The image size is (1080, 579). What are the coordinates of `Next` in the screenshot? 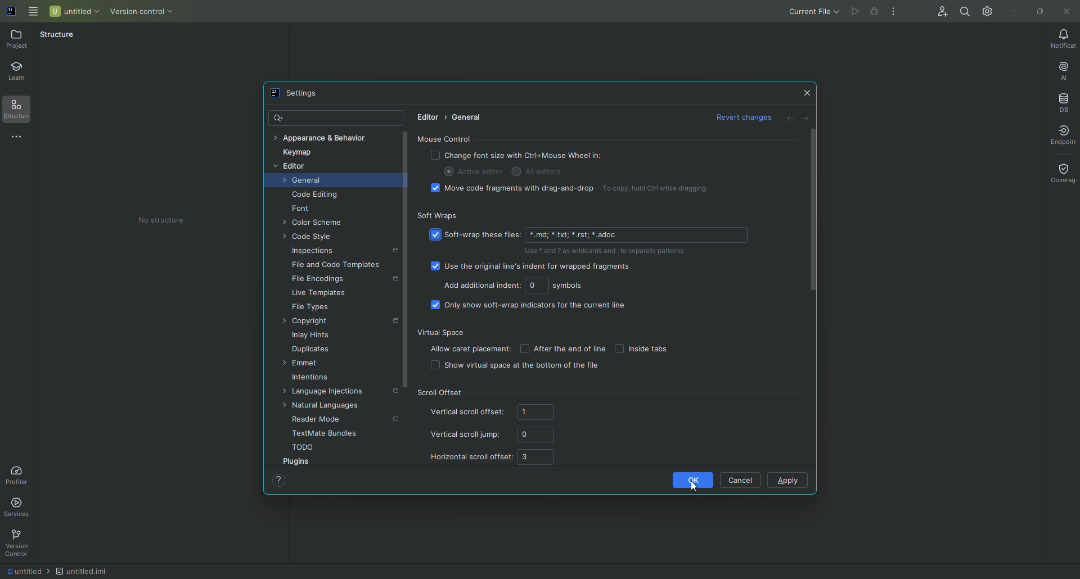 It's located at (809, 120).